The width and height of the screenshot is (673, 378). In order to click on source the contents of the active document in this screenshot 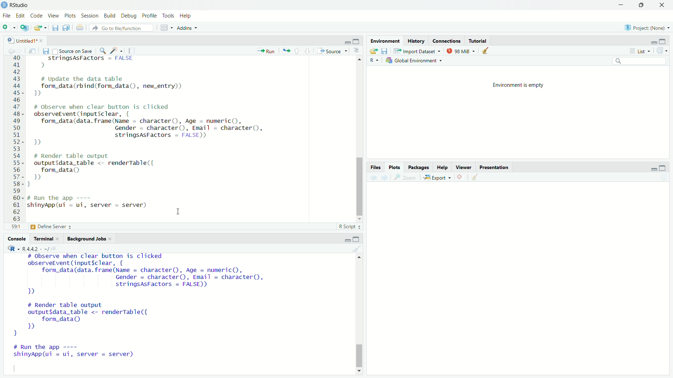, I will do `click(331, 51)`.